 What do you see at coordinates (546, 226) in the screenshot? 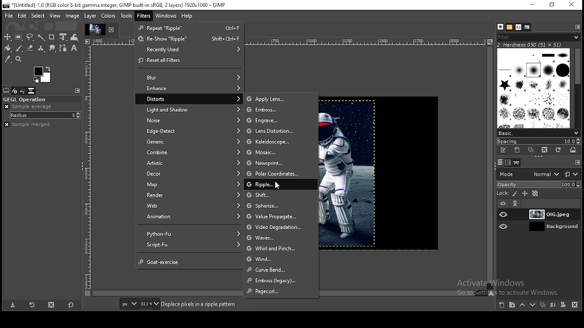
I see `layer 1` at bounding box center [546, 226].